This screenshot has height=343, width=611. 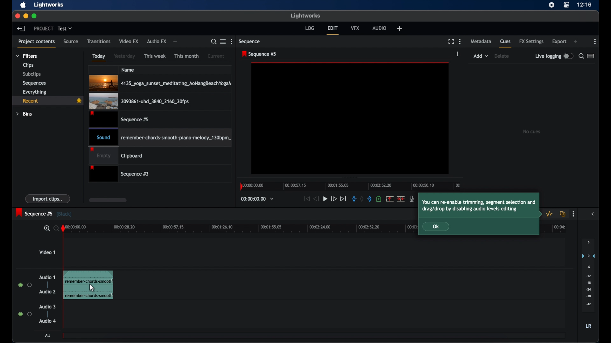 What do you see at coordinates (355, 28) in the screenshot?
I see `vfx` at bounding box center [355, 28].